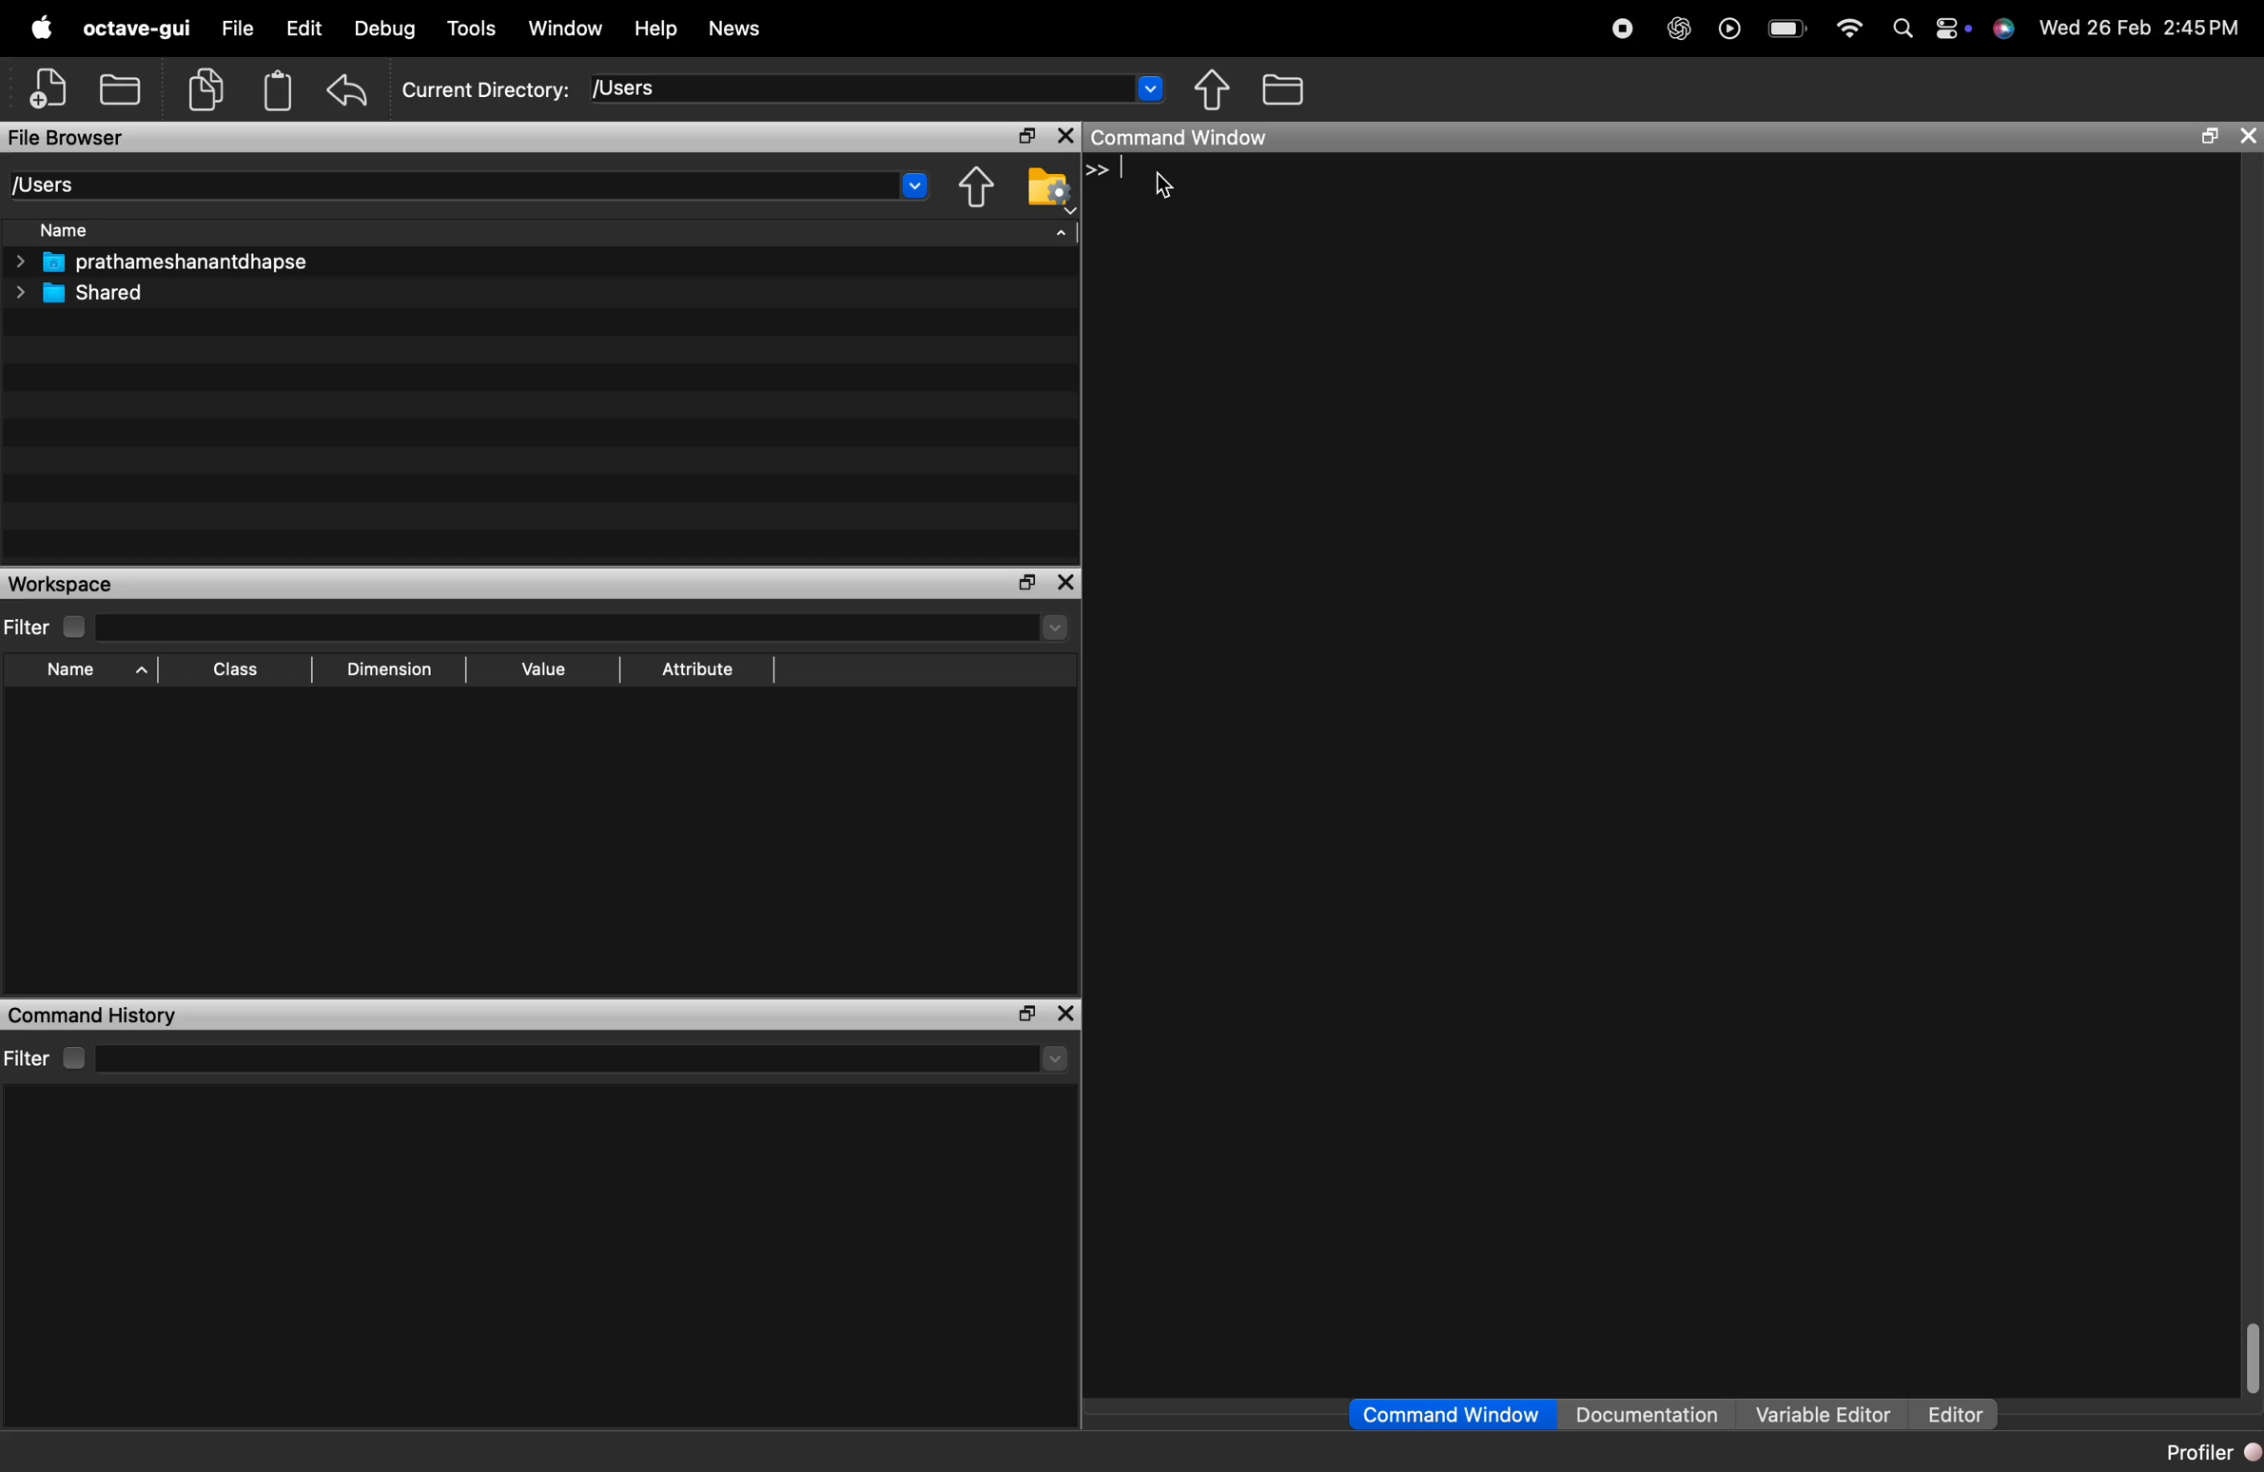  I want to click on Wed 26 Feb 2:45PM, so click(2140, 28).